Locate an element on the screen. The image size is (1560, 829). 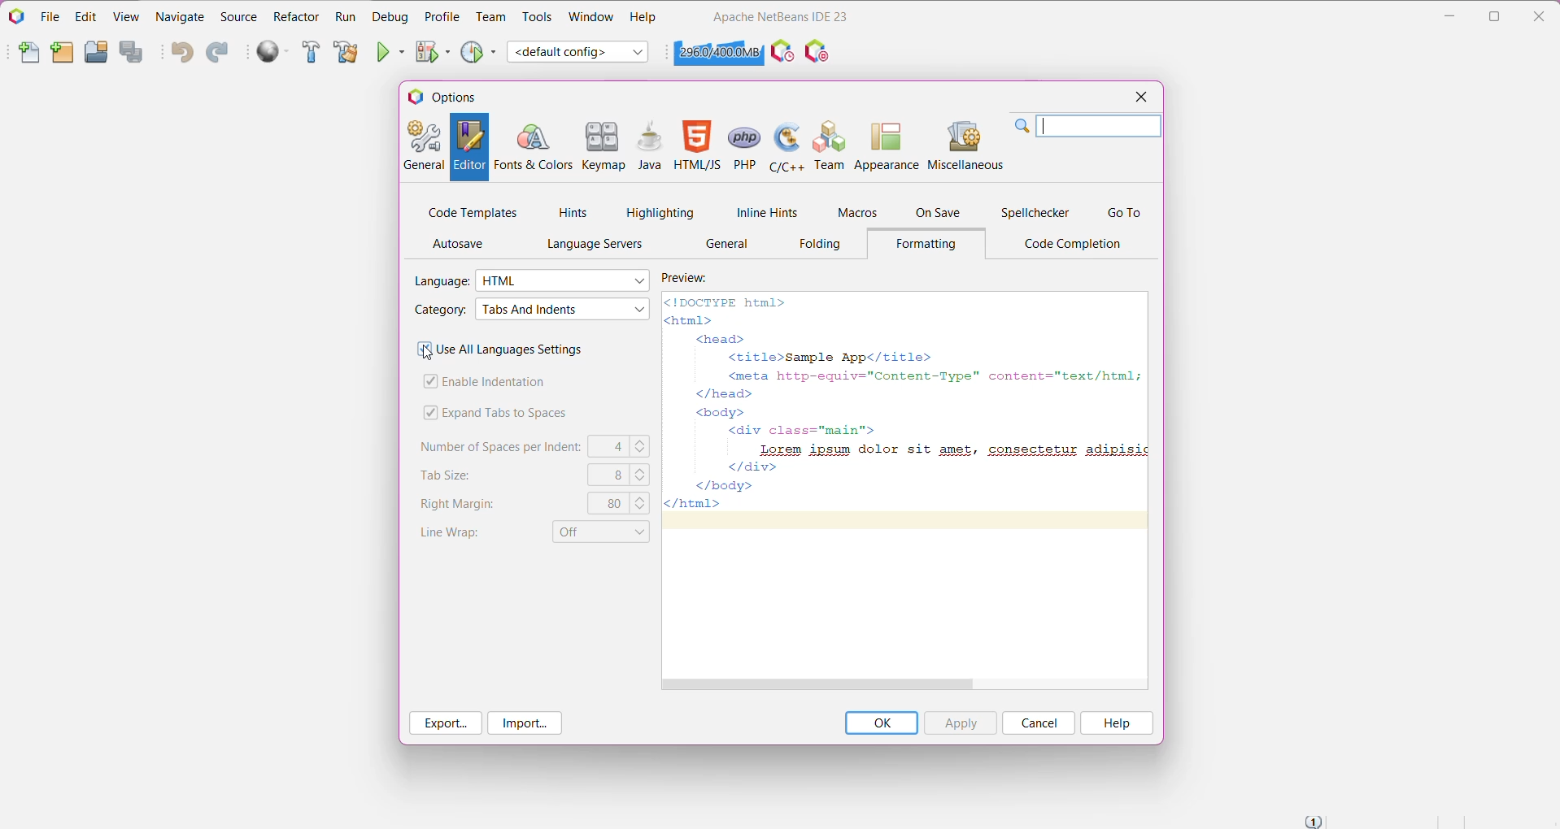
Set Line Wrap is located at coordinates (599, 532).